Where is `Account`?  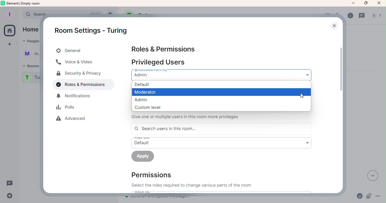 Account is located at coordinates (11, 14).